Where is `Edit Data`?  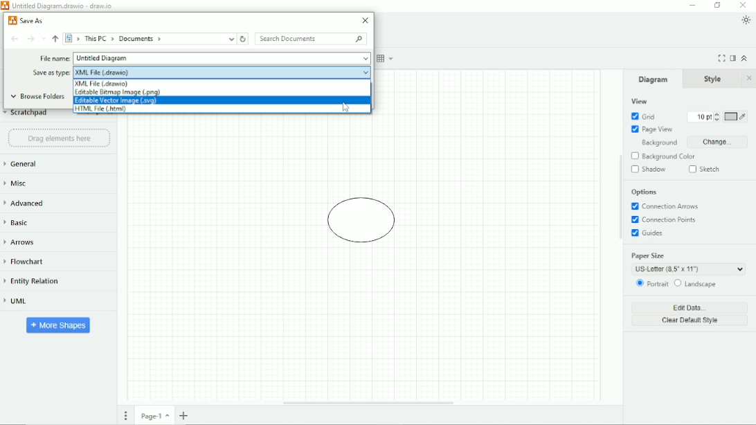
Edit Data is located at coordinates (691, 307).